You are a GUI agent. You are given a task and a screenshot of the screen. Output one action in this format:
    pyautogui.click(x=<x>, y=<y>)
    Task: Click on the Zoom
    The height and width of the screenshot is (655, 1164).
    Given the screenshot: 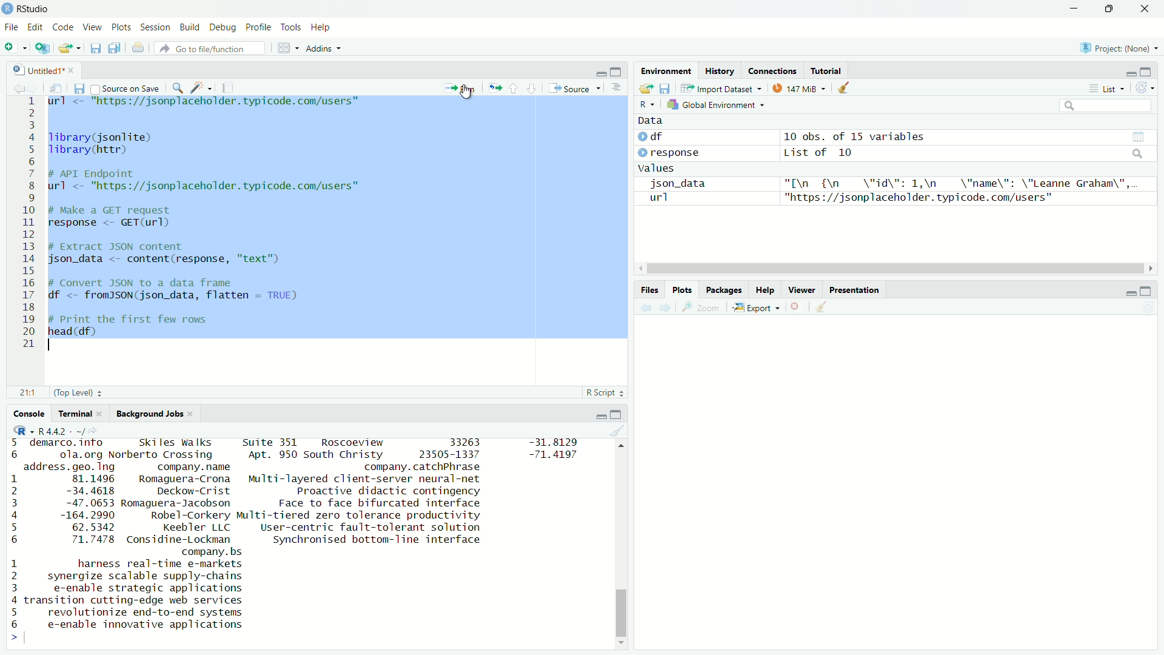 What is the action you would take?
    pyautogui.click(x=701, y=309)
    